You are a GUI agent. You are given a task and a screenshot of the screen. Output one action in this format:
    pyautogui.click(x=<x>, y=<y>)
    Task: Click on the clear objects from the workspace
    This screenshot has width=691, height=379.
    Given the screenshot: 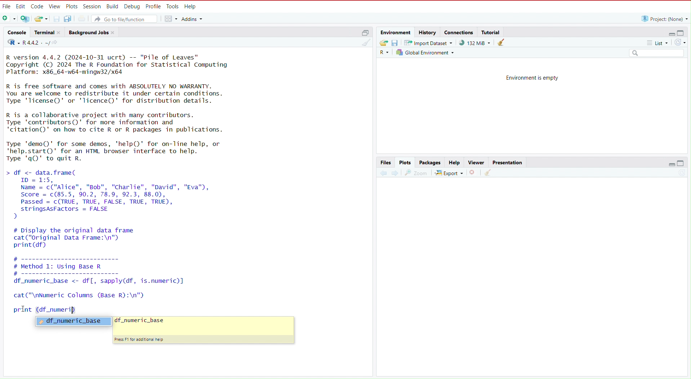 What is the action you would take?
    pyautogui.click(x=498, y=43)
    